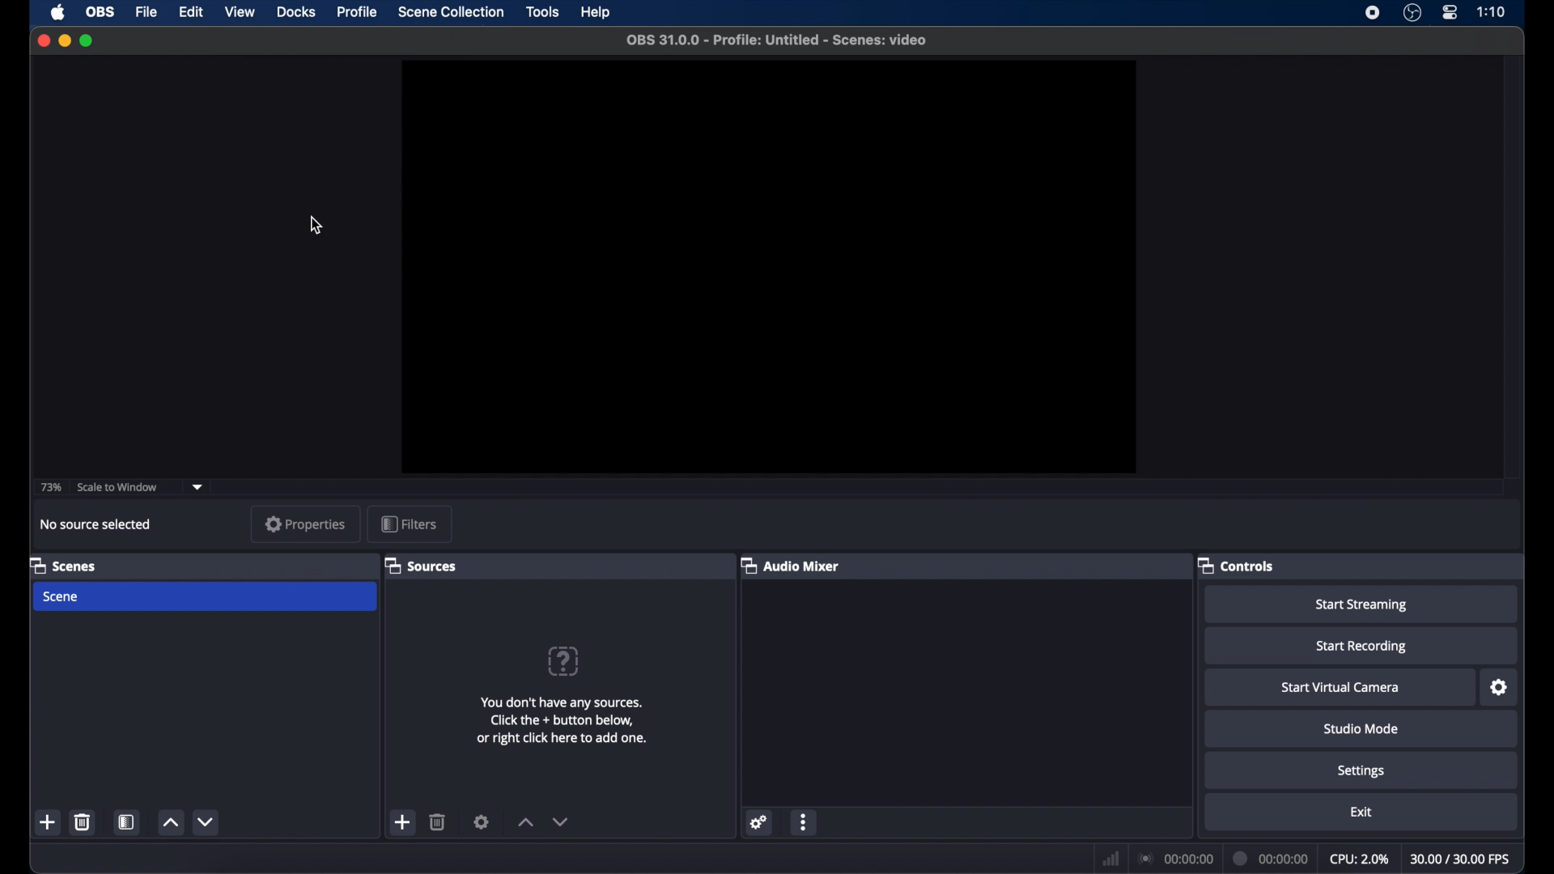 Image resolution: width=1554 pixels, height=874 pixels. What do you see at coordinates (1175, 858) in the screenshot?
I see `connection` at bounding box center [1175, 858].